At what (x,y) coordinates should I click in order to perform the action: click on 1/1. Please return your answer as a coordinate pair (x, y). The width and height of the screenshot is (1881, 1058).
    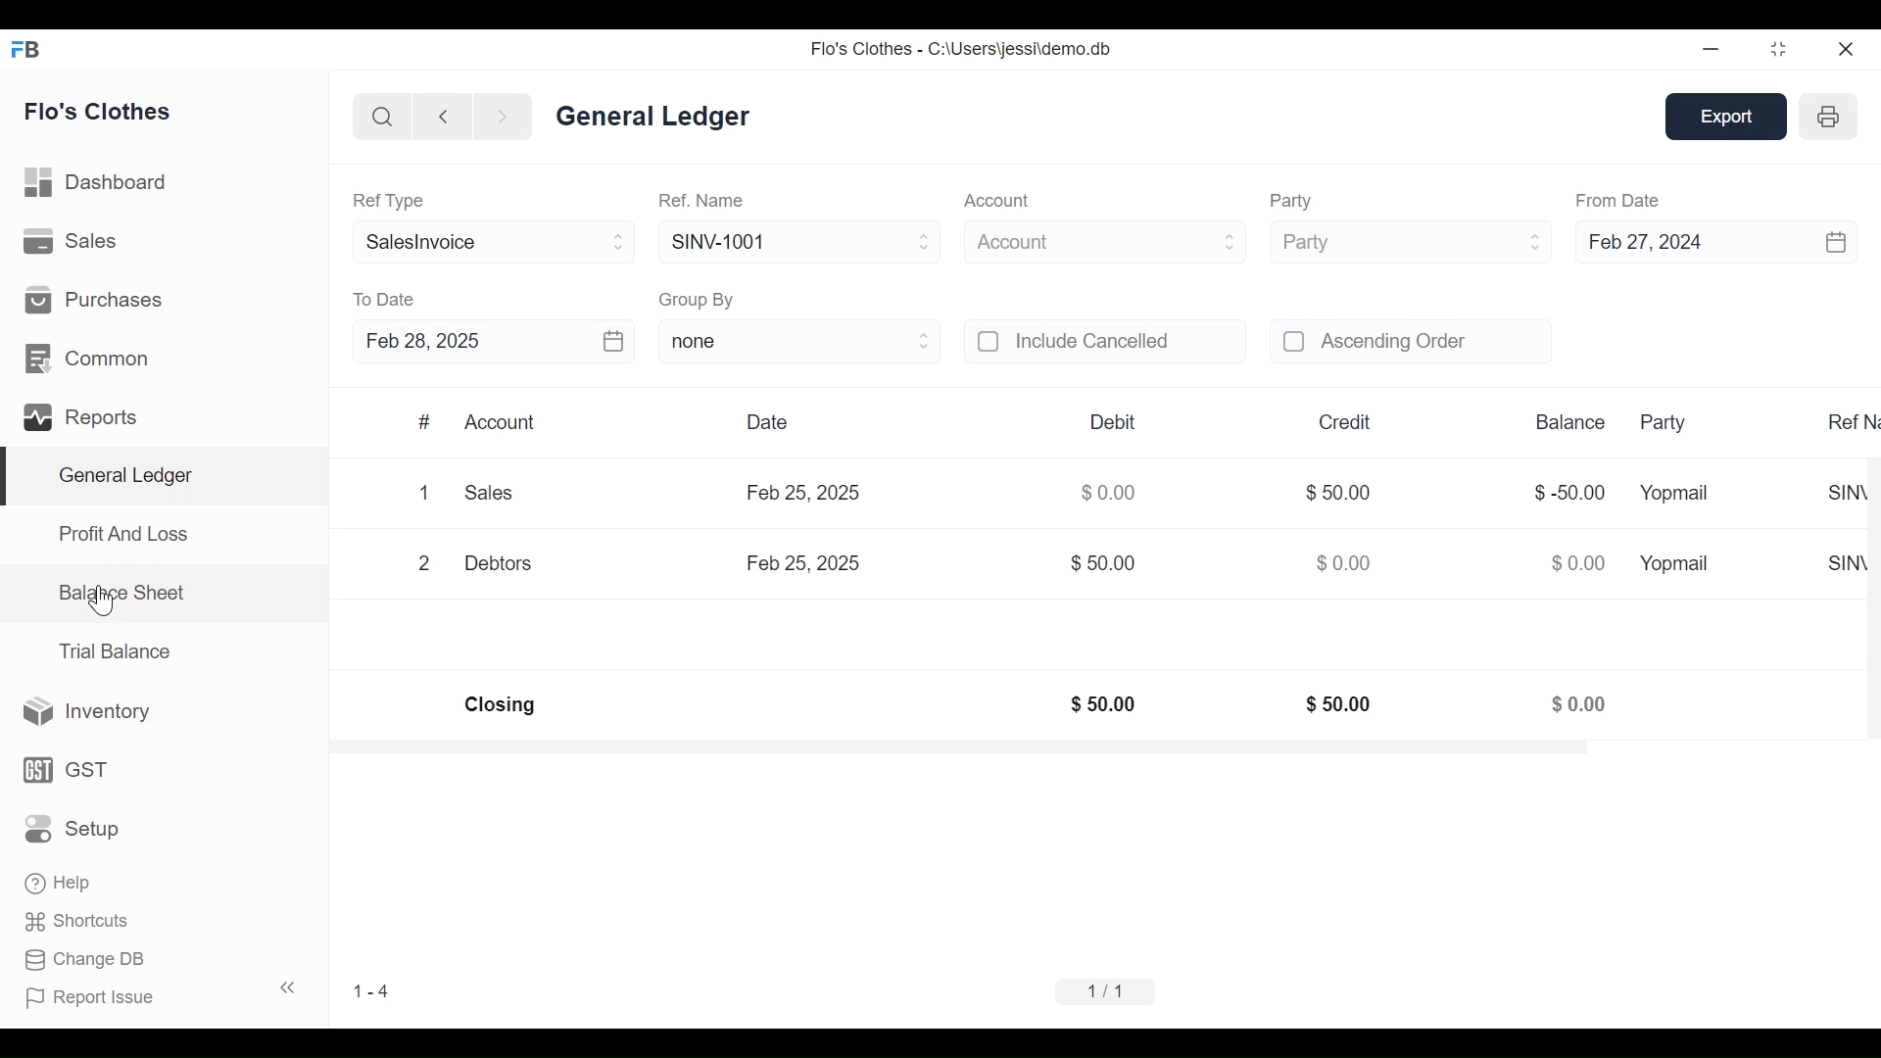
    Looking at the image, I should click on (1108, 992).